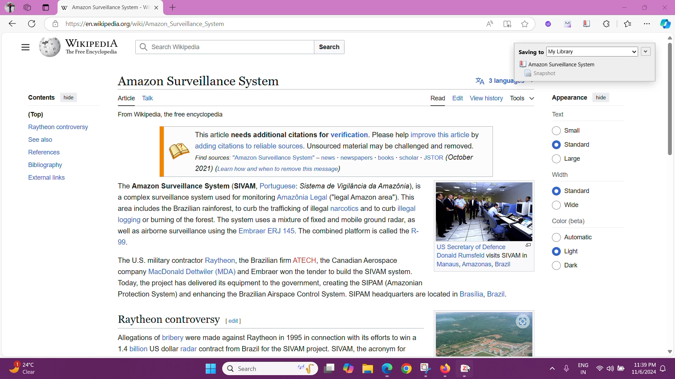 The width and height of the screenshot is (675, 379). What do you see at coordinates (484, 294) in the screenshot?
I see `Brasilia, Brazil.` at bounding box center [484, 294].